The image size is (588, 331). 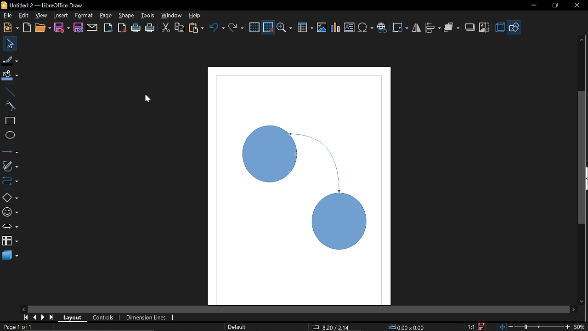 I want to click on COpy, so click(x=179, y=28).